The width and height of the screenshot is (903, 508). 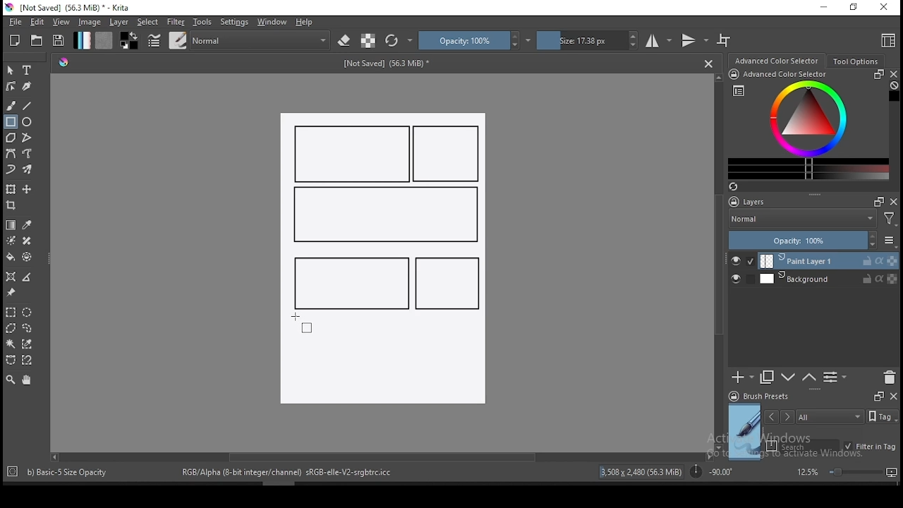 I want to click on filter, so click(x=175, y=22).